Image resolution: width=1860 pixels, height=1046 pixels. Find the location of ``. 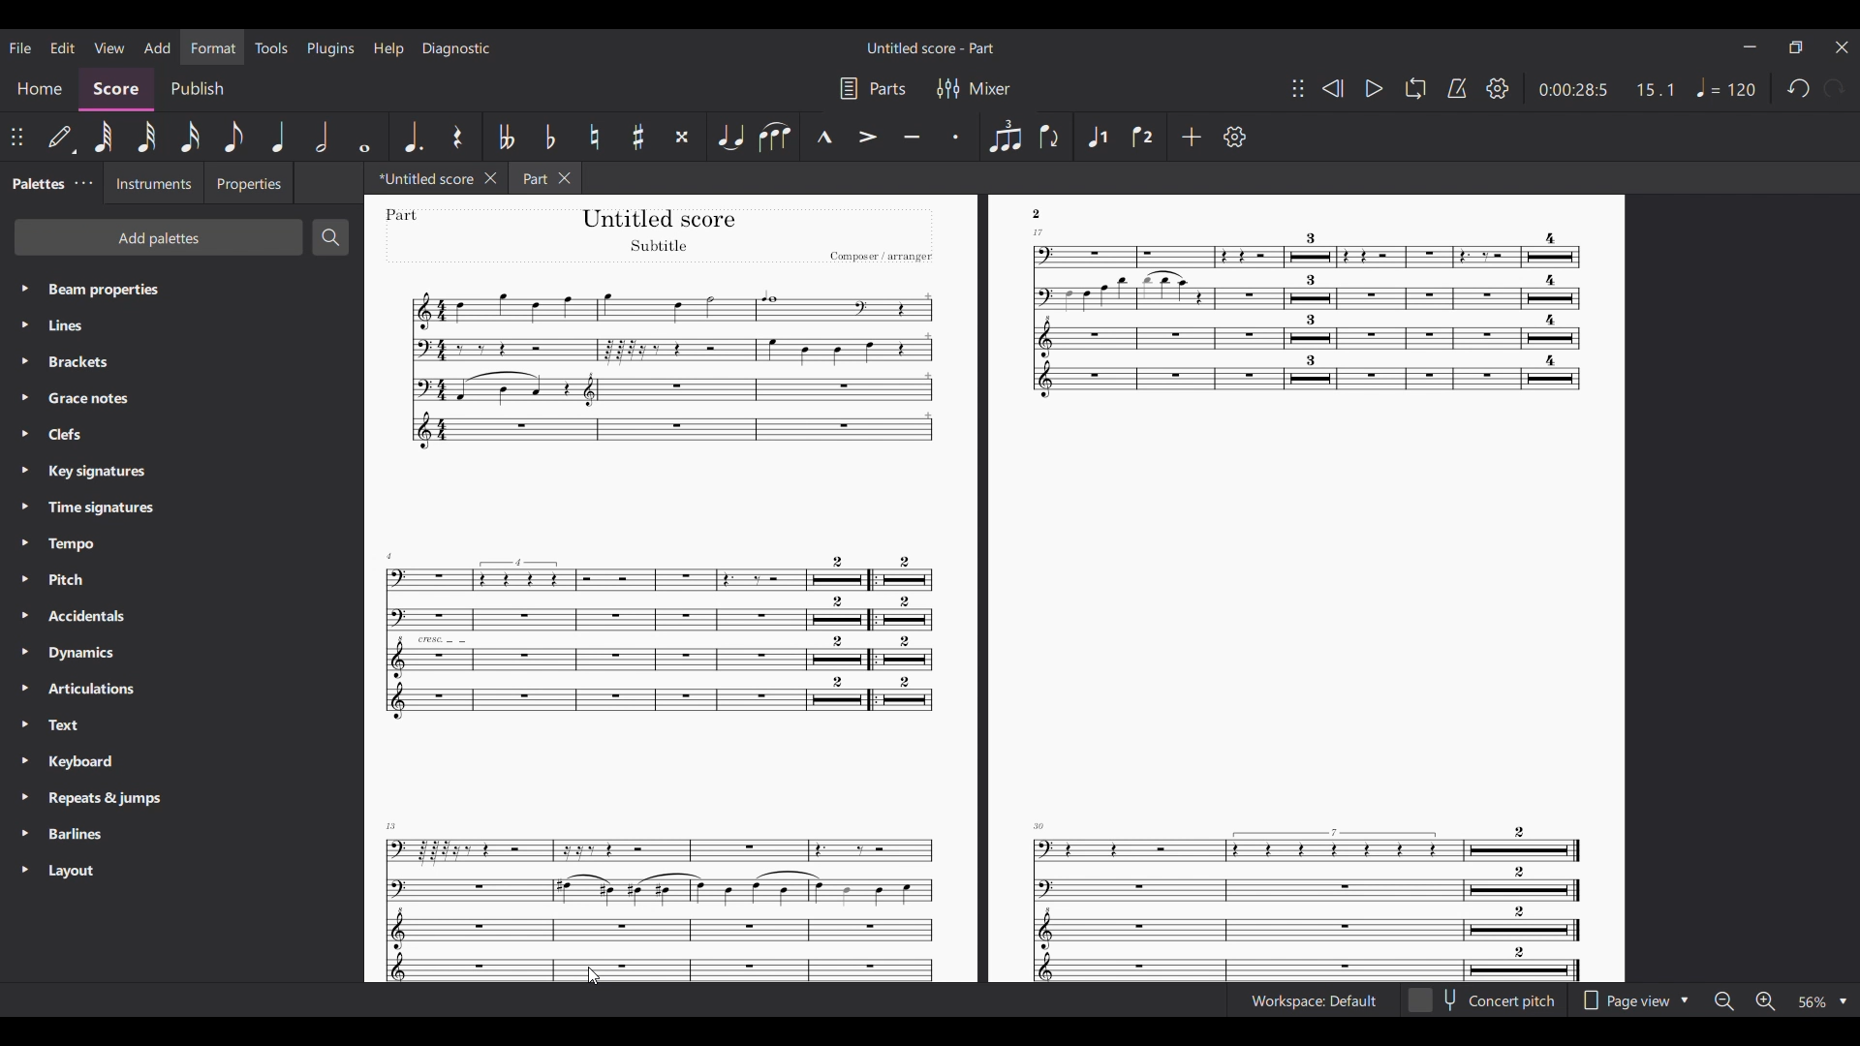

 is located at coordinates (411, 214).